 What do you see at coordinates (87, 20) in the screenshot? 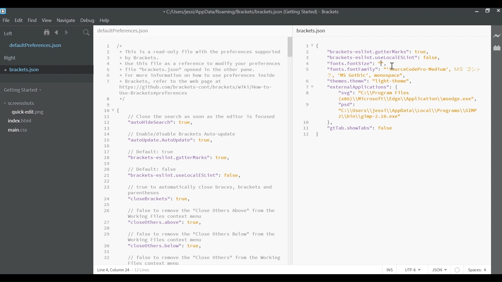
I see `Debug` at bounding box center [87, 20].